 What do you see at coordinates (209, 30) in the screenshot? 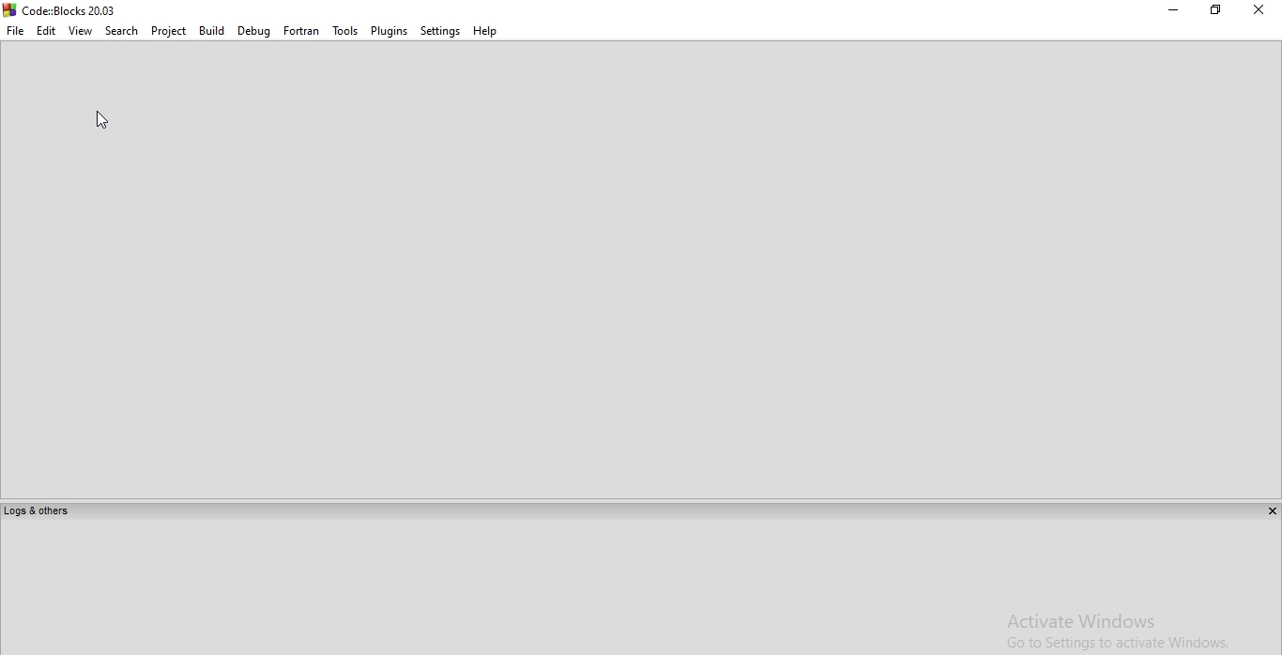
I see `Build ` at bounding box center [209, 30].